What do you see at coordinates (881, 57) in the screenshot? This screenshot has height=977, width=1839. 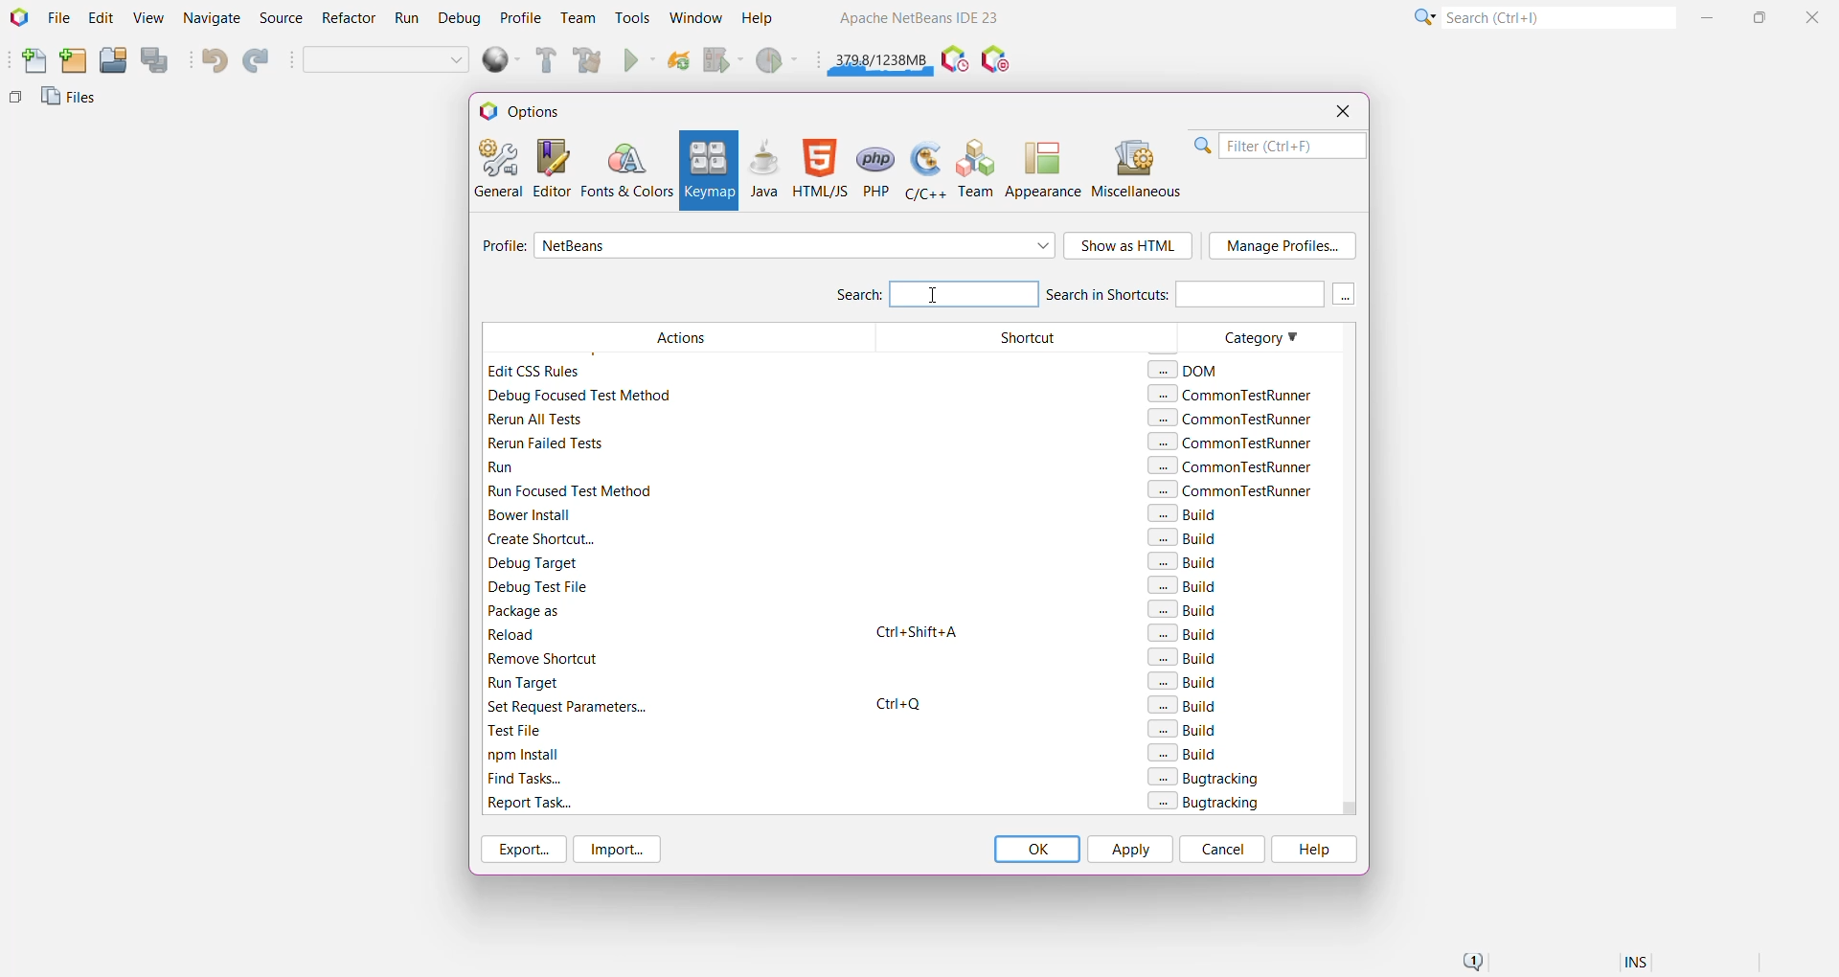 I see `Click to force garbage collection` at bounding box center [881, 57].